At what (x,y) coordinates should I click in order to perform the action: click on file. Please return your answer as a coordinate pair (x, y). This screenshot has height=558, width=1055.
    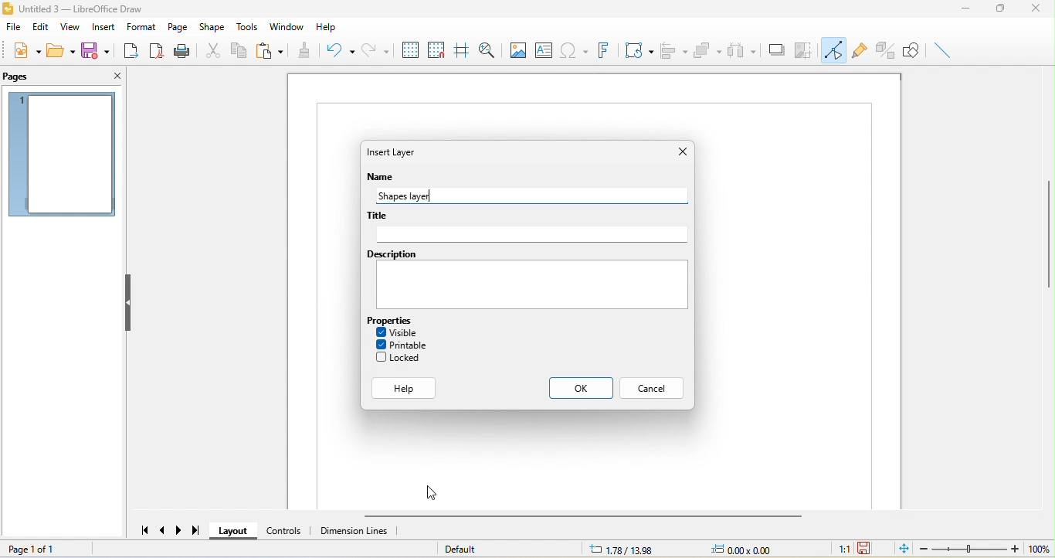
    Looking at the image, I should click on (13, 28).